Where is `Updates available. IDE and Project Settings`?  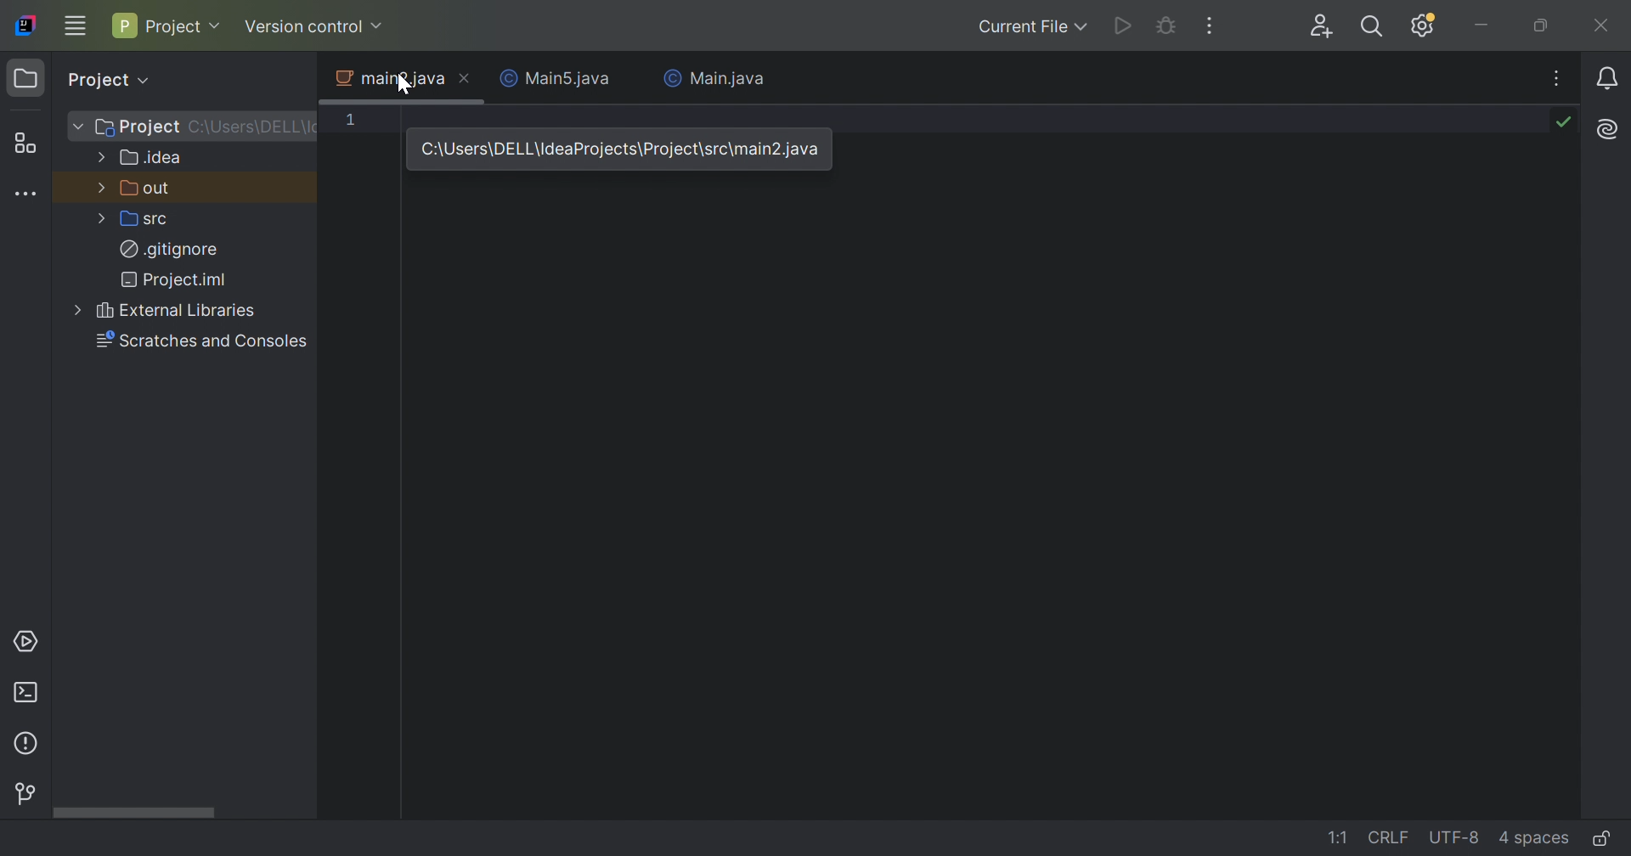 Updates available. IDE and Project Settings is located at coordinates (1425, 26).